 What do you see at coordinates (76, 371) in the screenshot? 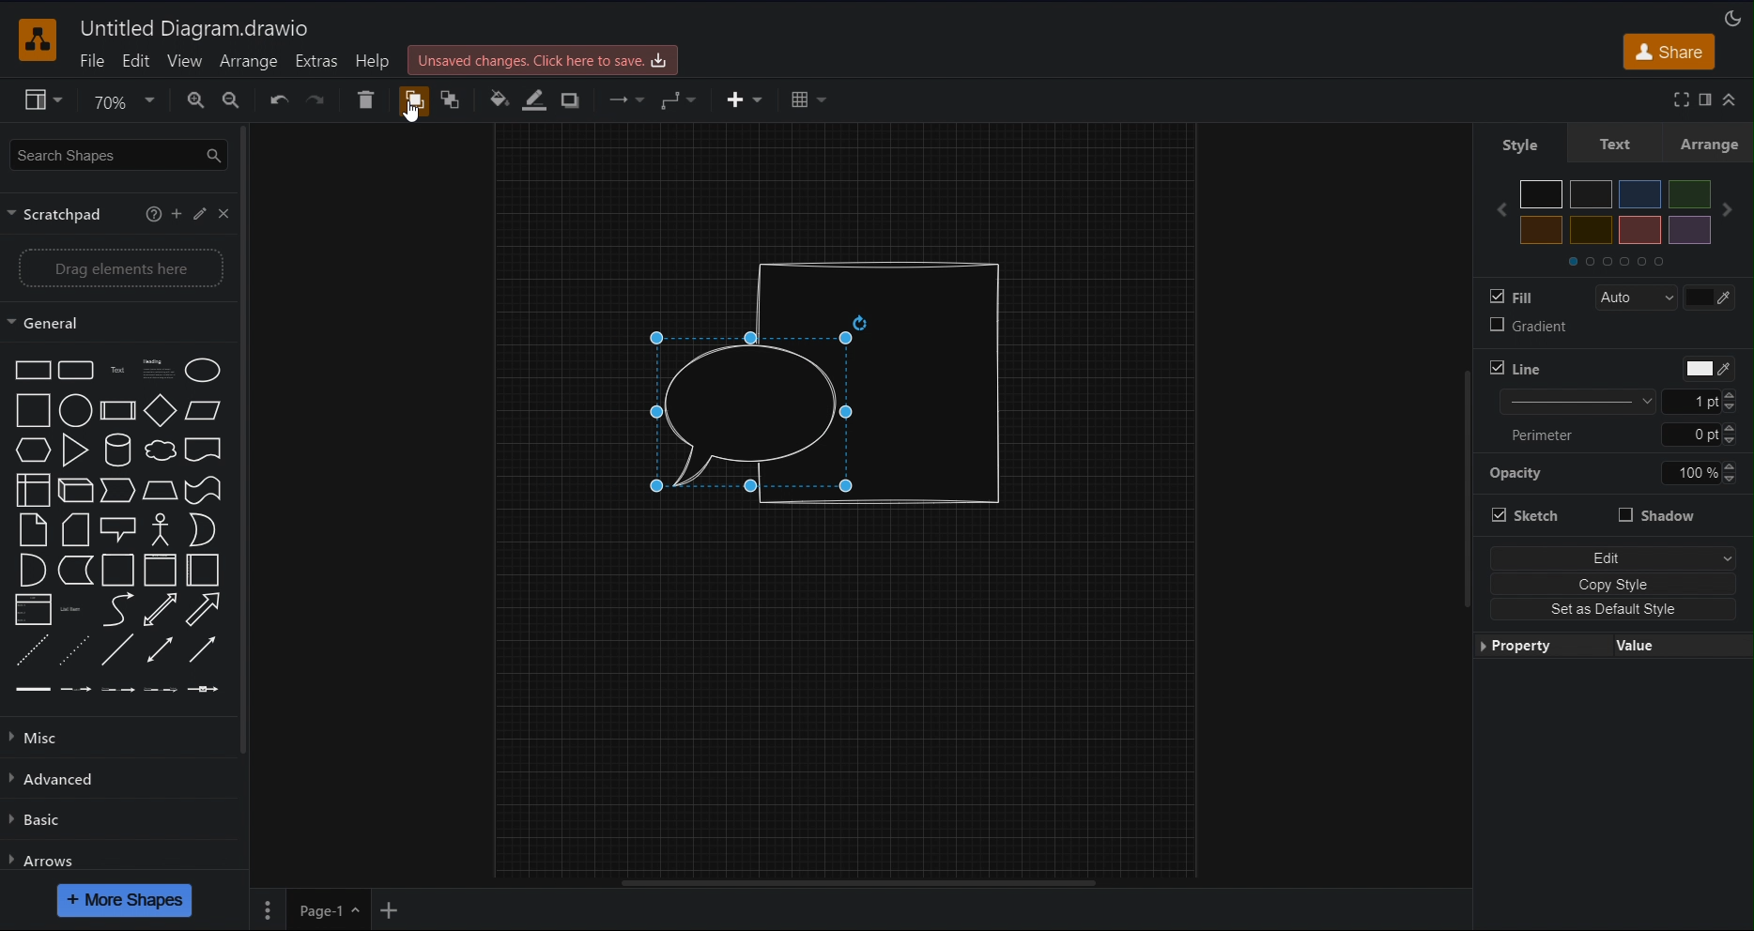
I see `Rounded rectangle` at bounding box center [76, 371].